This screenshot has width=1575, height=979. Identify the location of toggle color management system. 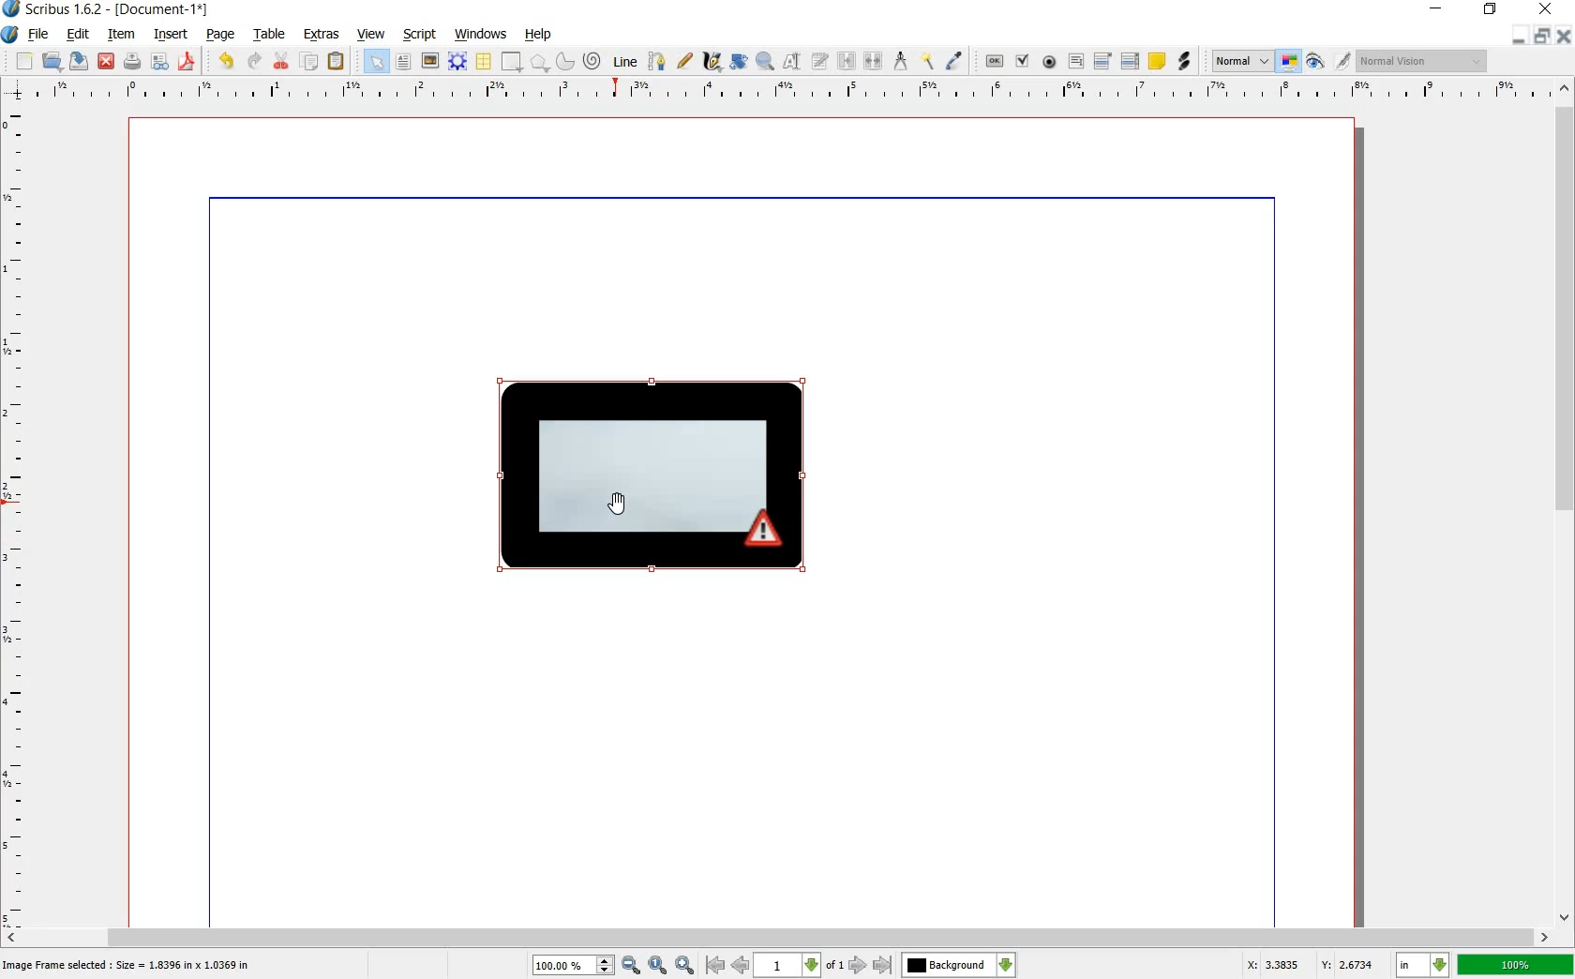
(1289, 62).